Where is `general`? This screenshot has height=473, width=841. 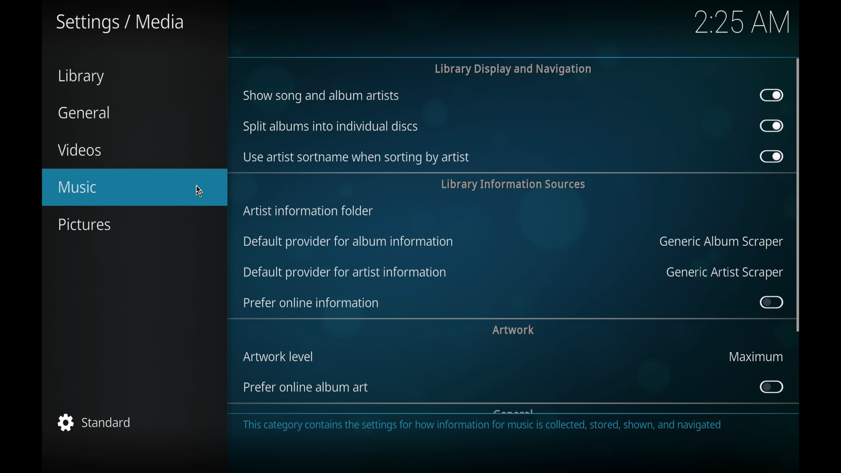 general is located at coordinates (84, 113).